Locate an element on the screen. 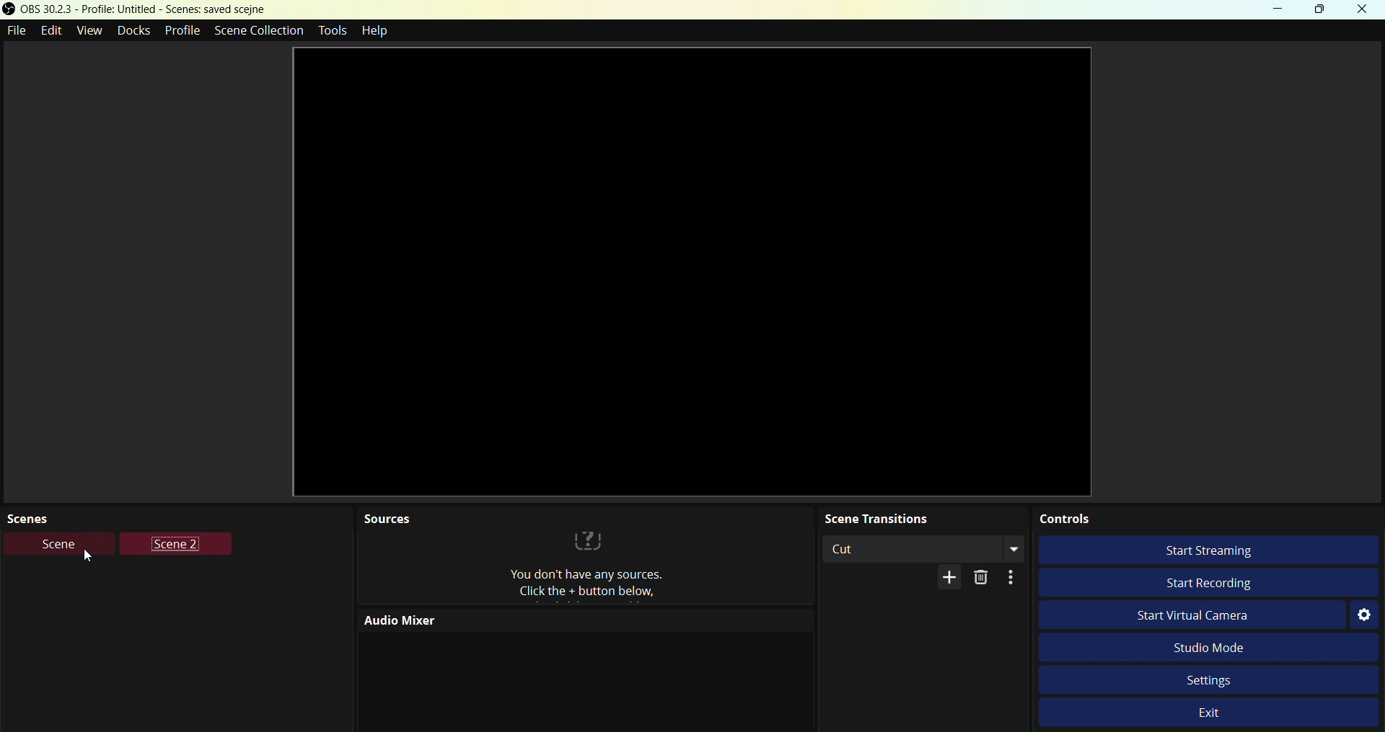 This screenshot has width=1385, height=732. Exit is located at coordinates (1210, 712).